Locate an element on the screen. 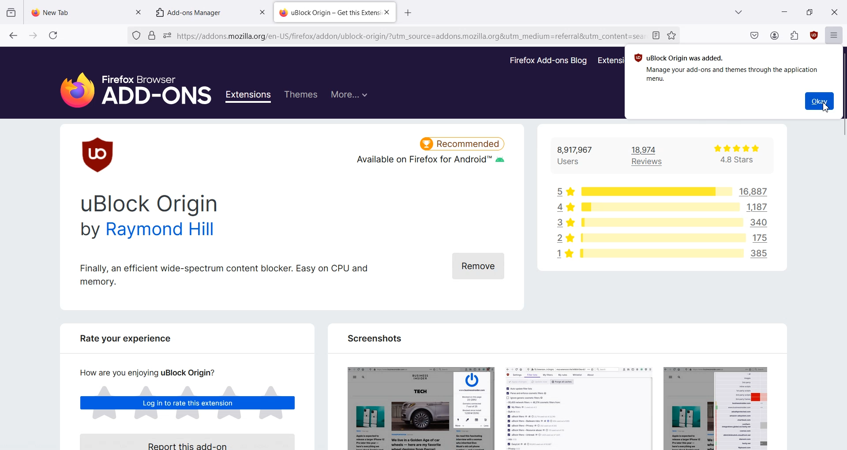  Remove is located at coordinates (478, 266).